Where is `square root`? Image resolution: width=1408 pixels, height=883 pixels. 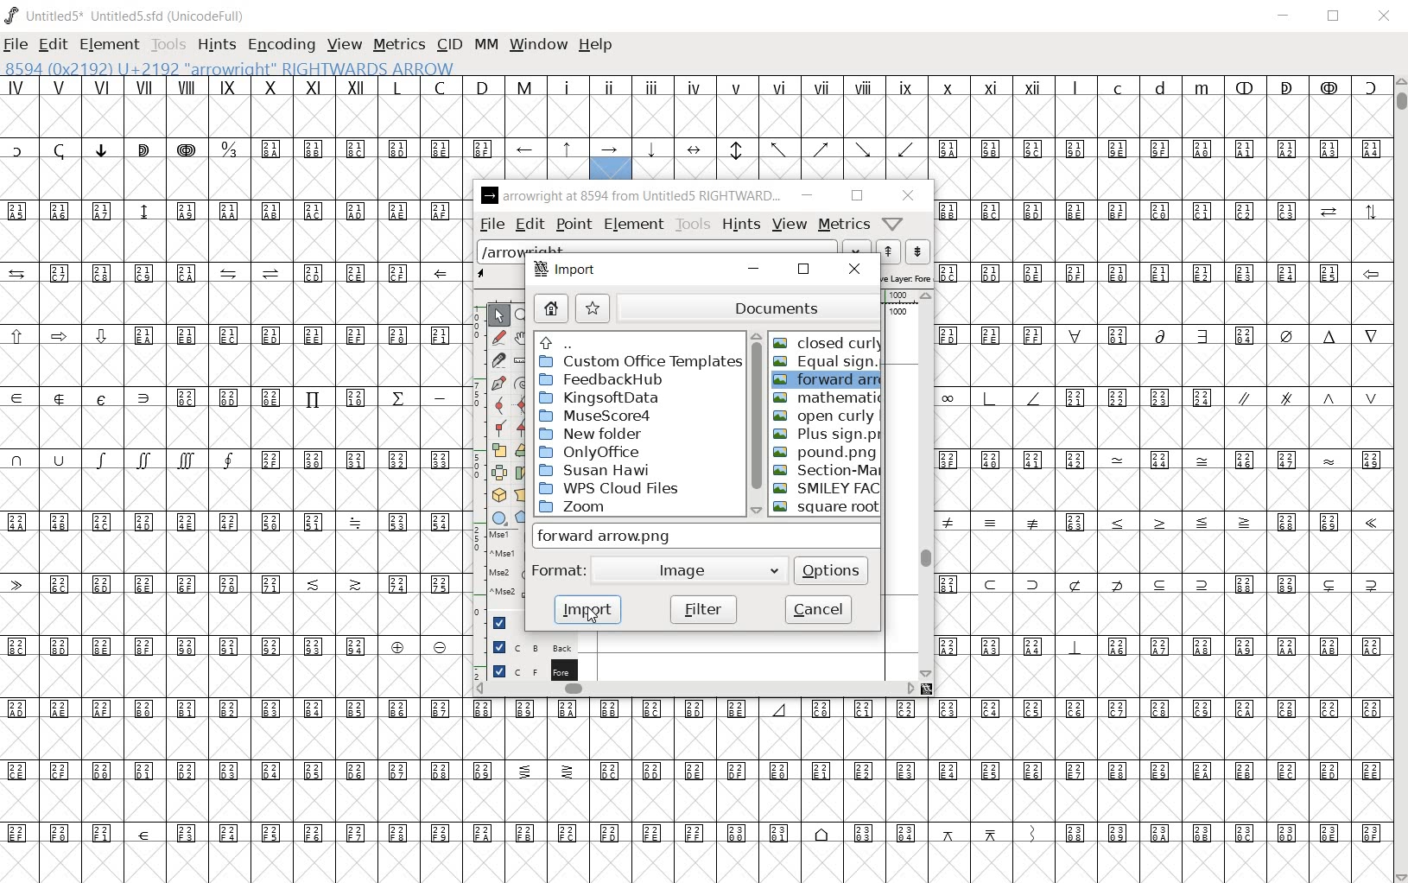
square root is located at coordinates (825, 507).